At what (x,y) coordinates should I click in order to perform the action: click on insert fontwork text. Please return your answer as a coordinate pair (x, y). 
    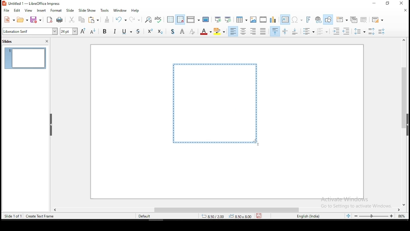
    Looking at the image, I should click on (308, 20).